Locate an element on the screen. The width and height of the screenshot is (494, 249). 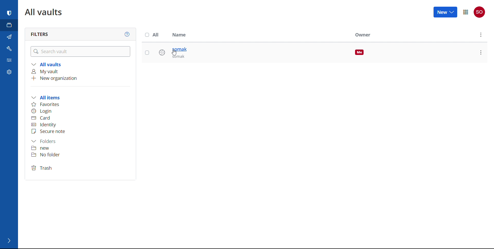
identity is located at coordinates (79, 125).